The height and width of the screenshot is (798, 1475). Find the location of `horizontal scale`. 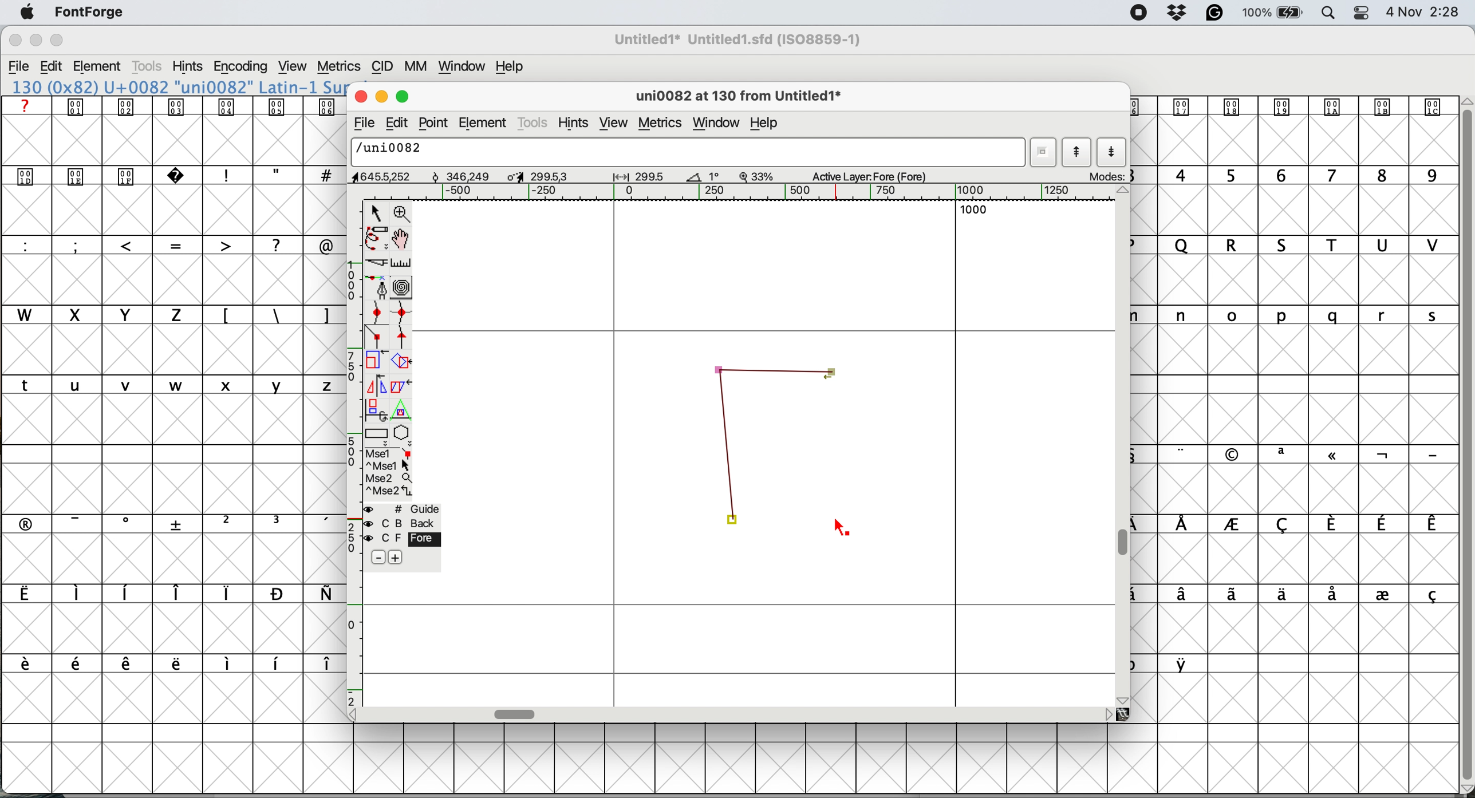

horizontal scale is located at coordinates (755, 192).